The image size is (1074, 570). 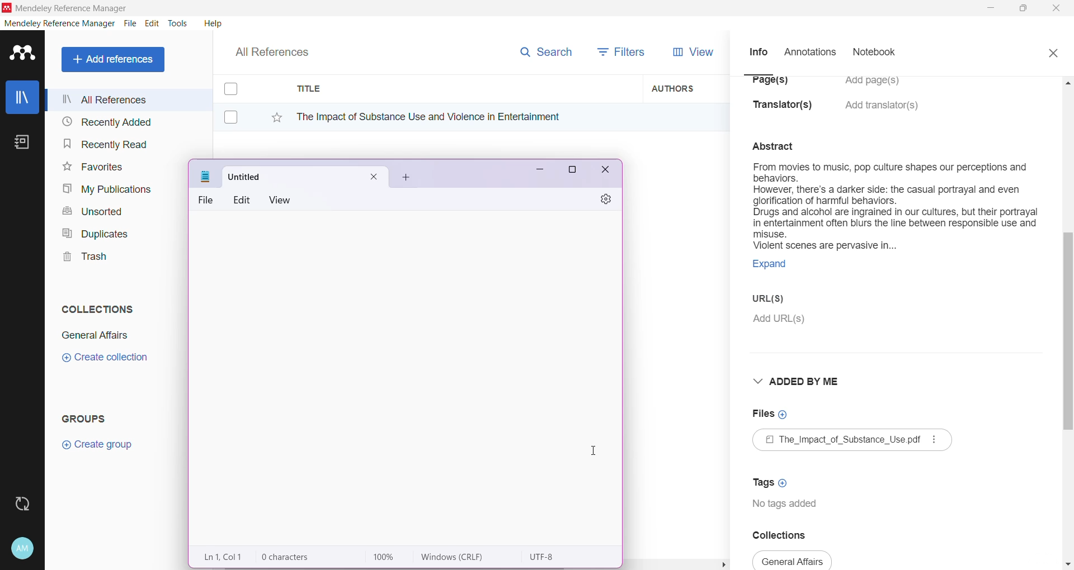 I want to click on Filters, so click(x=624, y=51).